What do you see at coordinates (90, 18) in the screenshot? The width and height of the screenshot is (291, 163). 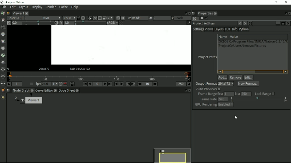 I see `Clip portion of image` at bounding box center [90, 18].